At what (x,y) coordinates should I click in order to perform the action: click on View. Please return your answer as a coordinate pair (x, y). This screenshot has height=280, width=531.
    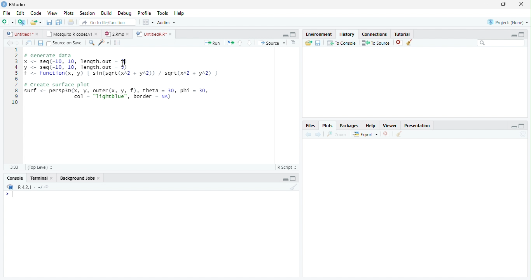
    Looking at the image, I should click on (52, 13).